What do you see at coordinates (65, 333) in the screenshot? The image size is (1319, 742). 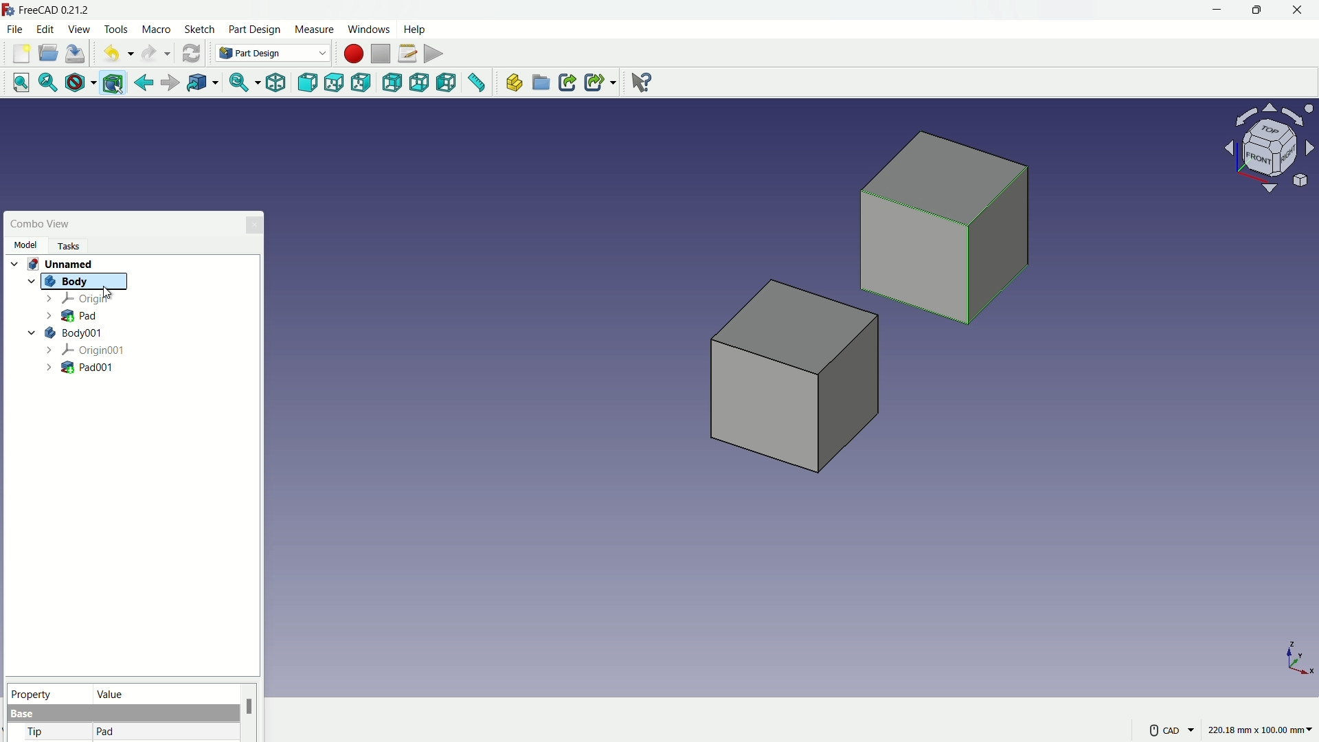 I see `body001` at bounding box center [65, 333].